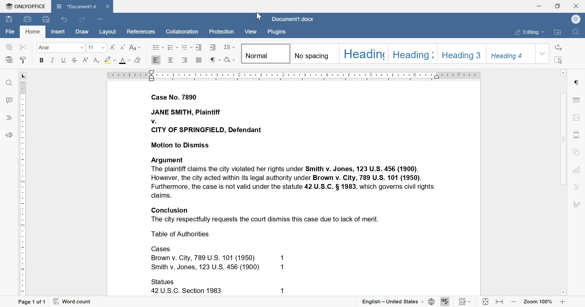 The width and height of the screenshot is (585, 307). What do you see at coordinates (23, 61) in the screenshot?
I see `paste` at bounding box center [23, 61].